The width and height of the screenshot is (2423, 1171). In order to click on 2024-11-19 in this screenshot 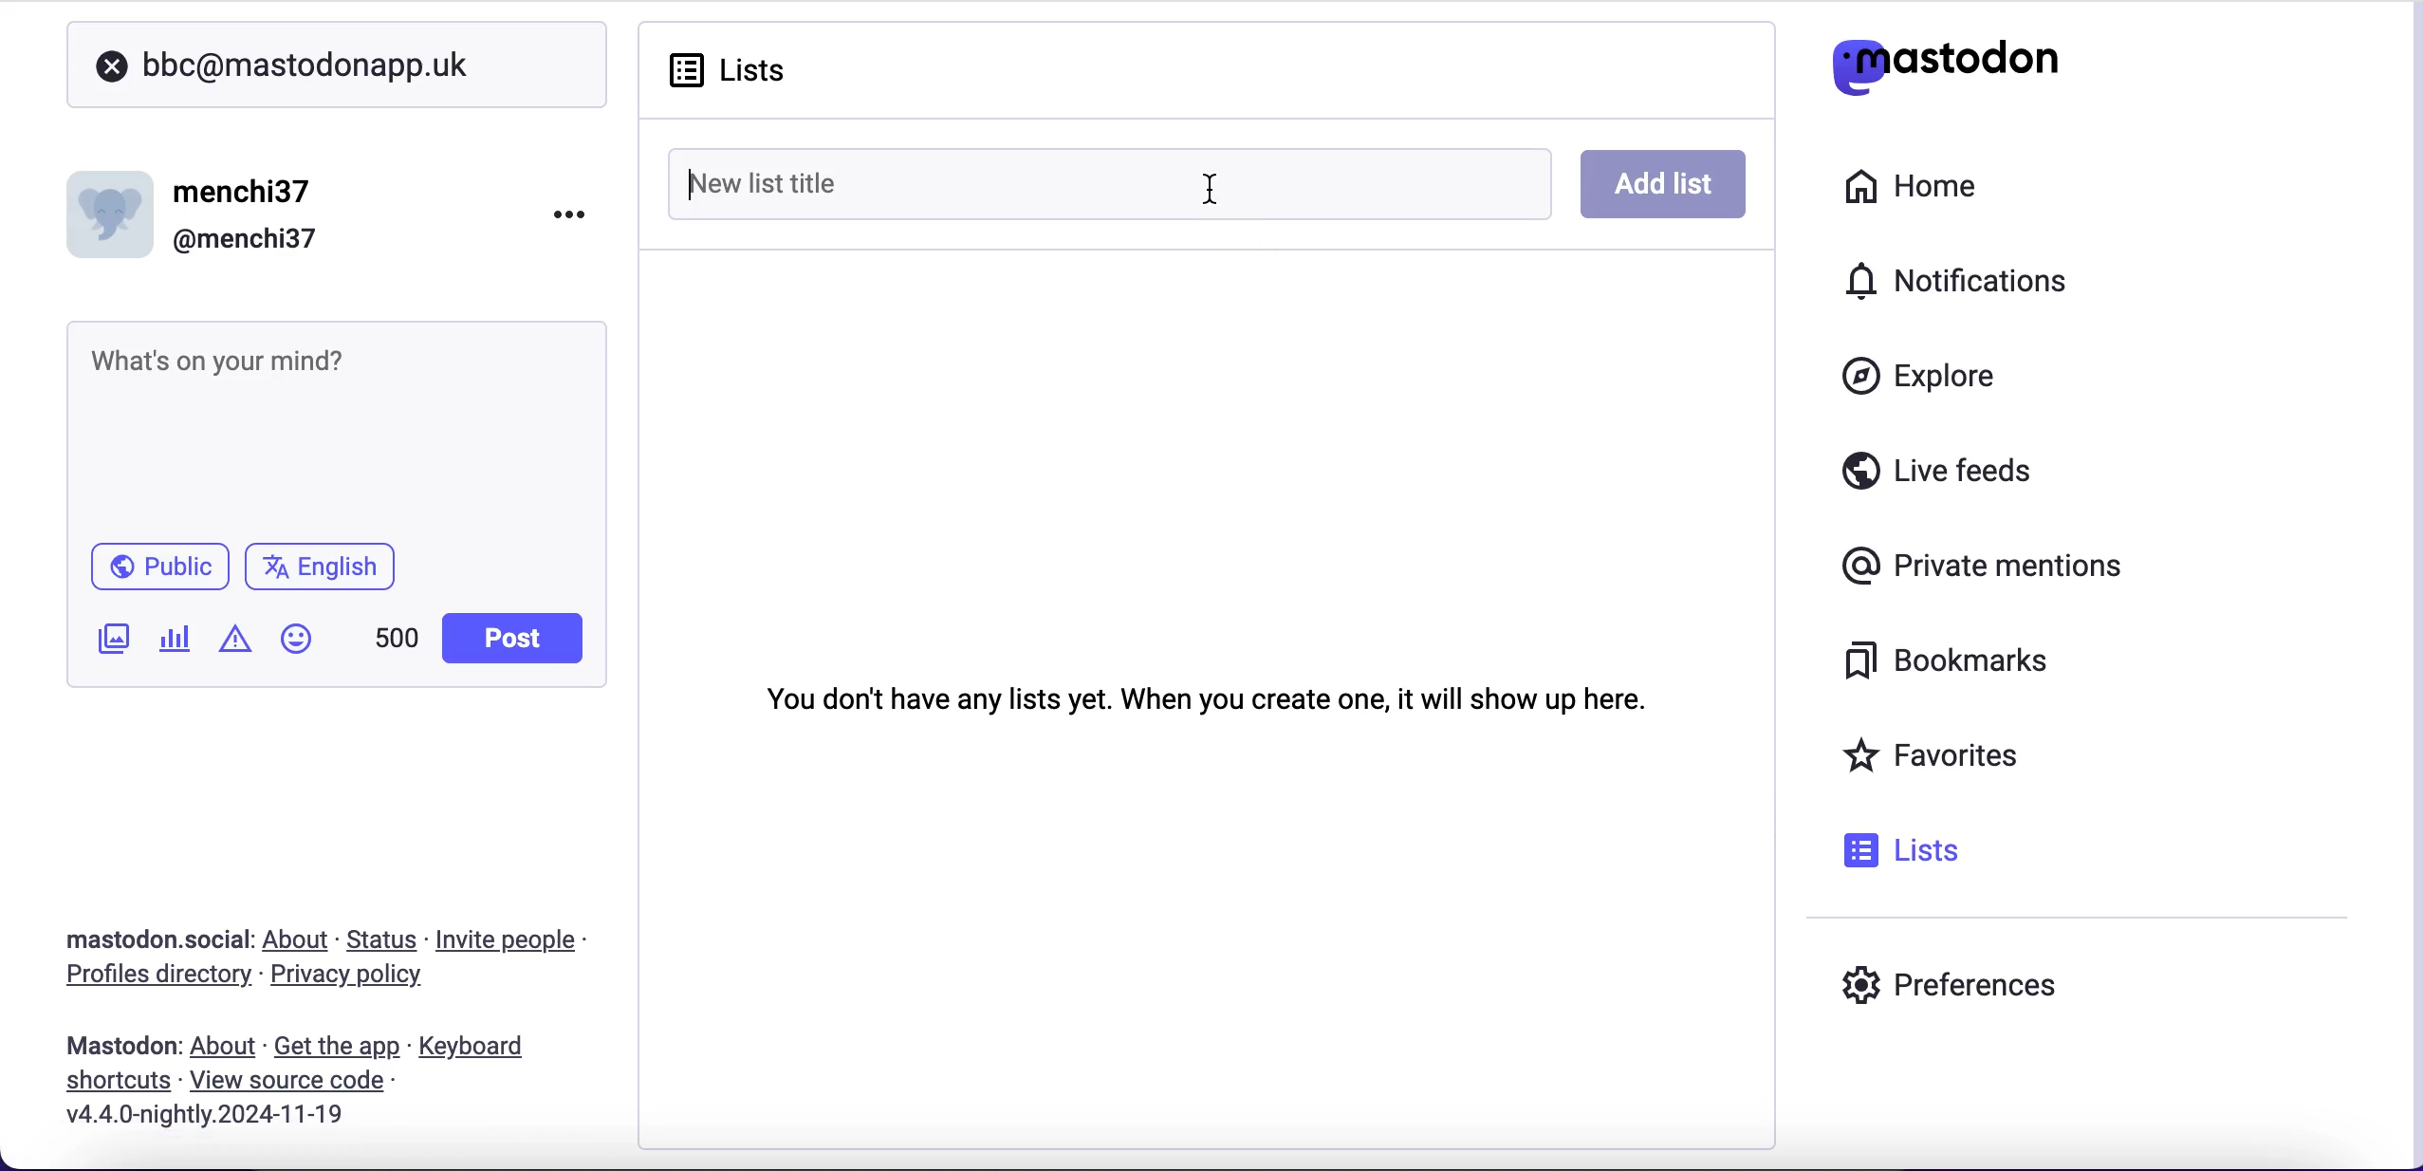, I will do `click(219, 1113)`.